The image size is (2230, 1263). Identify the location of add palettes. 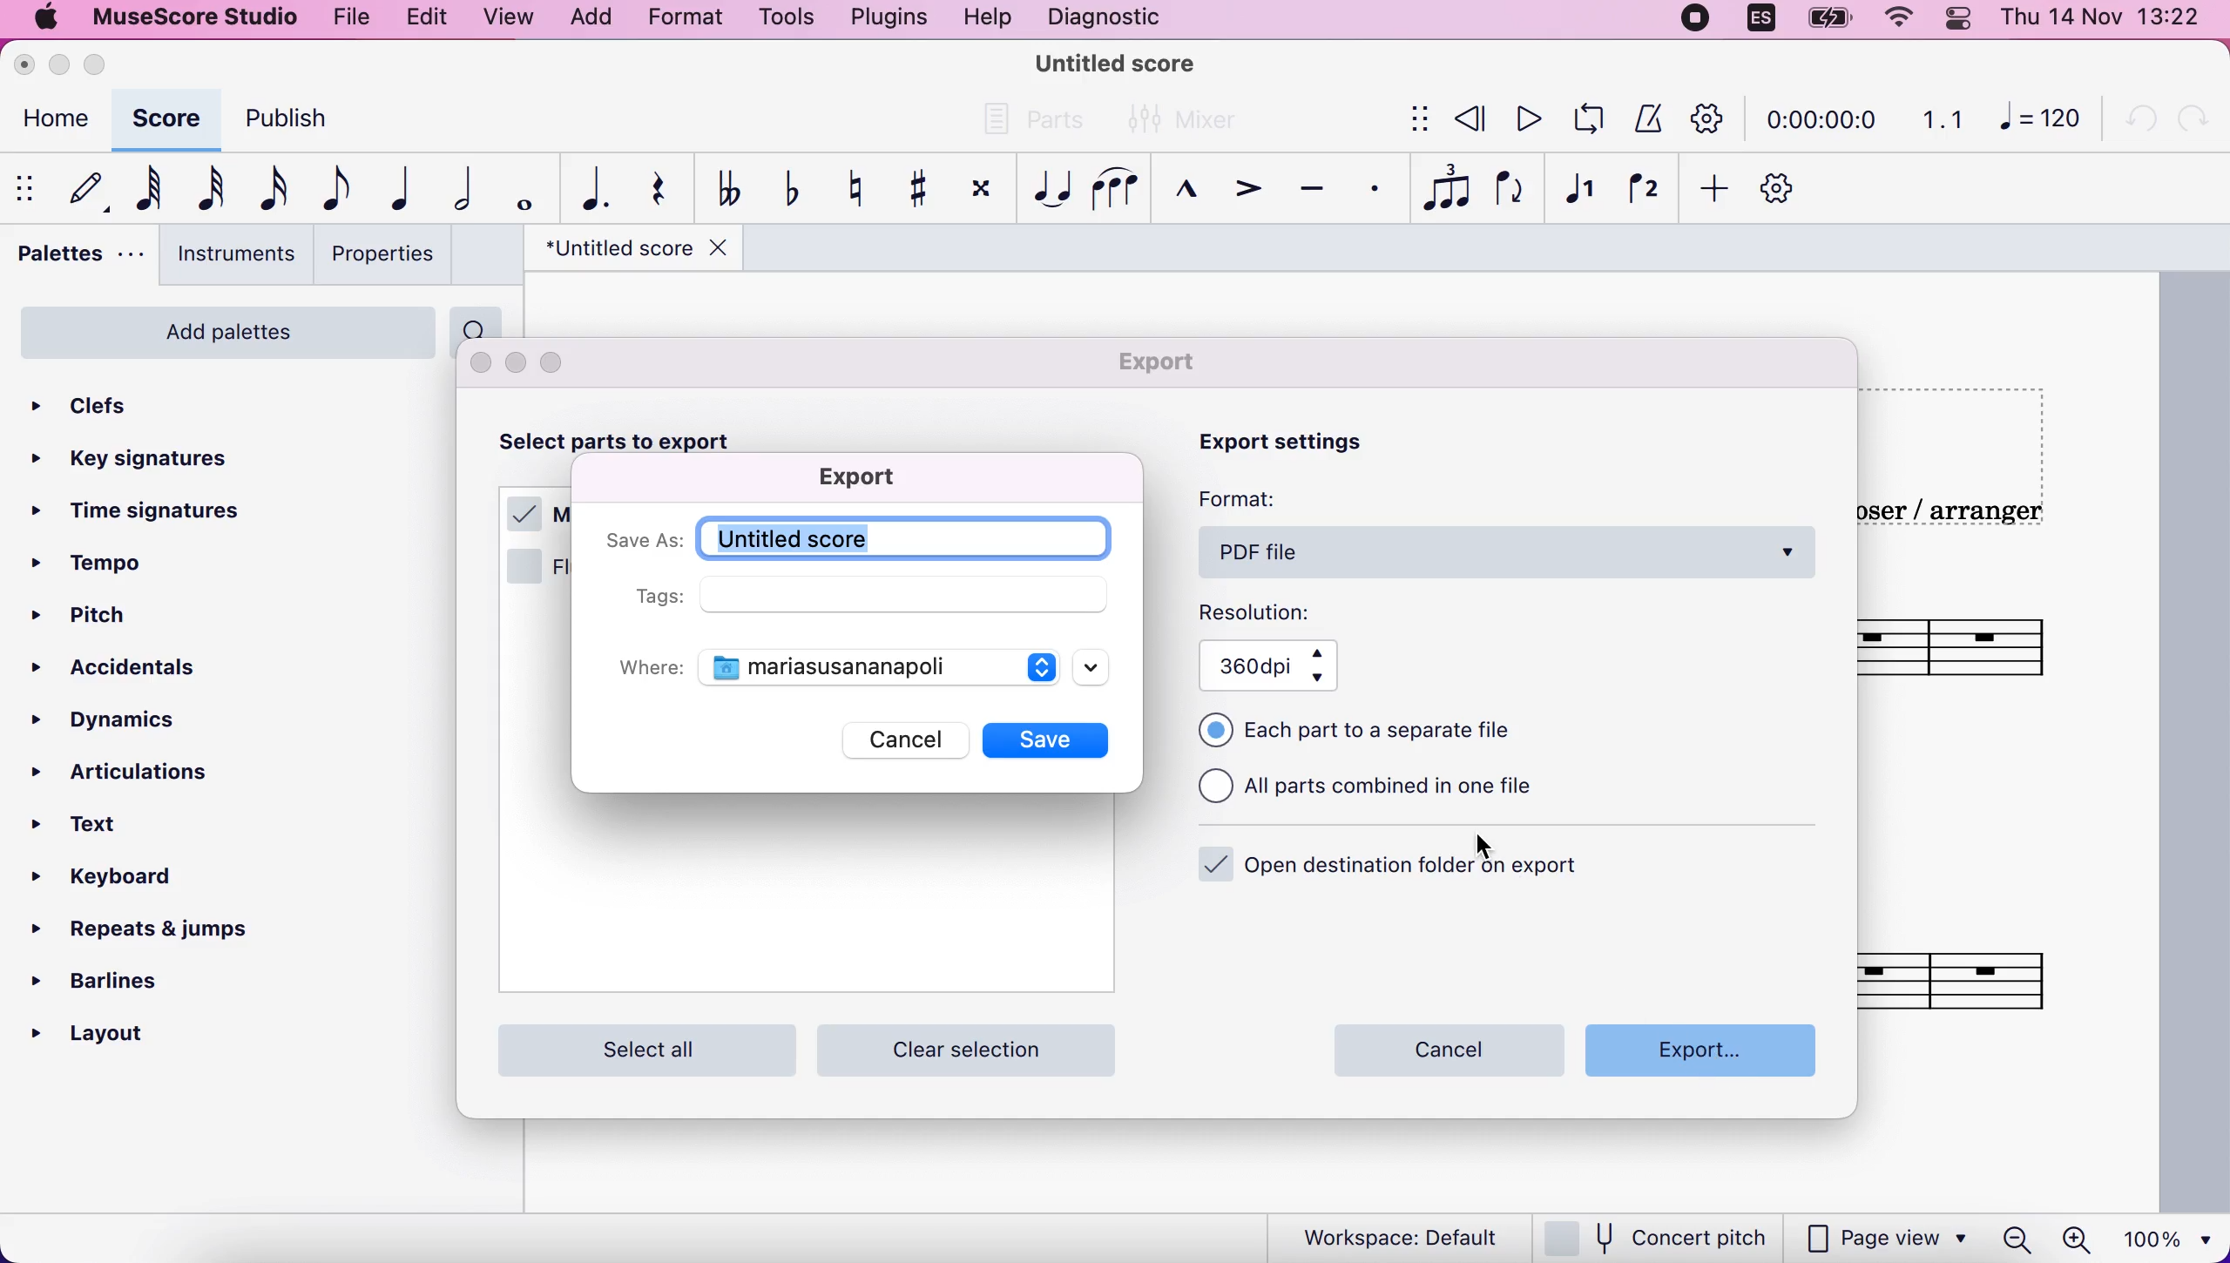
(227, 331).